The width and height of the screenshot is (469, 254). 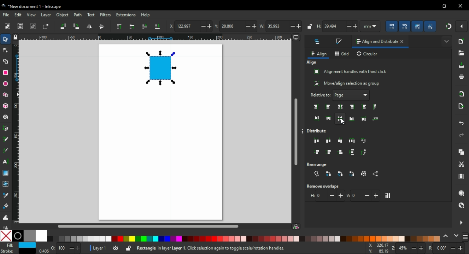 What do you see at coordinates (7, 162) in the screenshot?
I see `text tool` at bounding box center [7, 162].